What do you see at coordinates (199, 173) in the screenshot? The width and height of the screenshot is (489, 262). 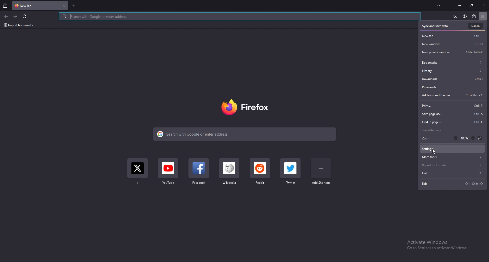 I see `facebook` at bounding box center [199, 173].